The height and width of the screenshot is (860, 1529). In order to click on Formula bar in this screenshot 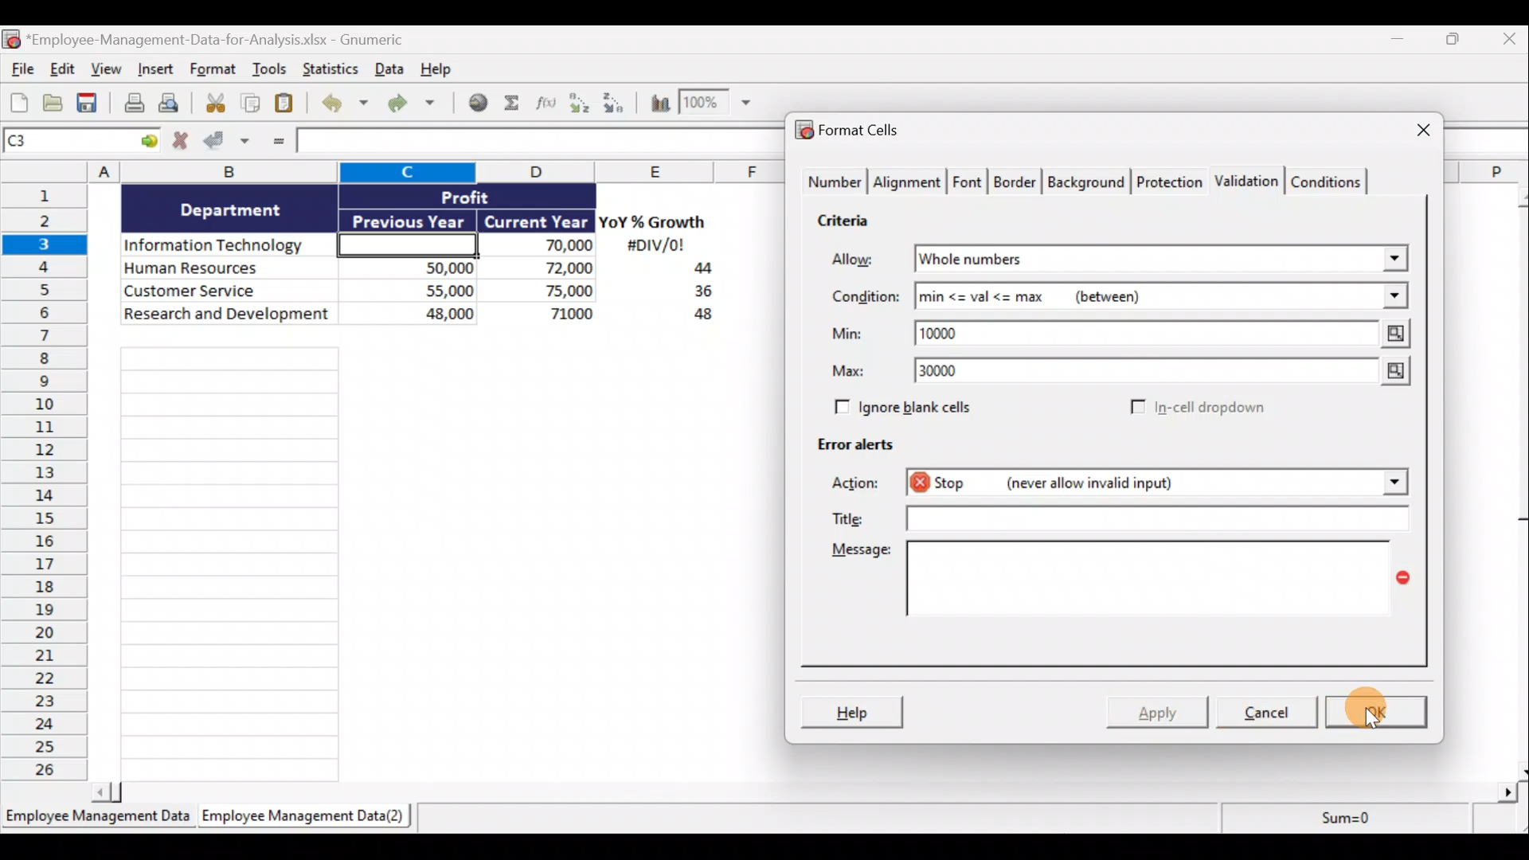, I will do `click(535, 143)`.